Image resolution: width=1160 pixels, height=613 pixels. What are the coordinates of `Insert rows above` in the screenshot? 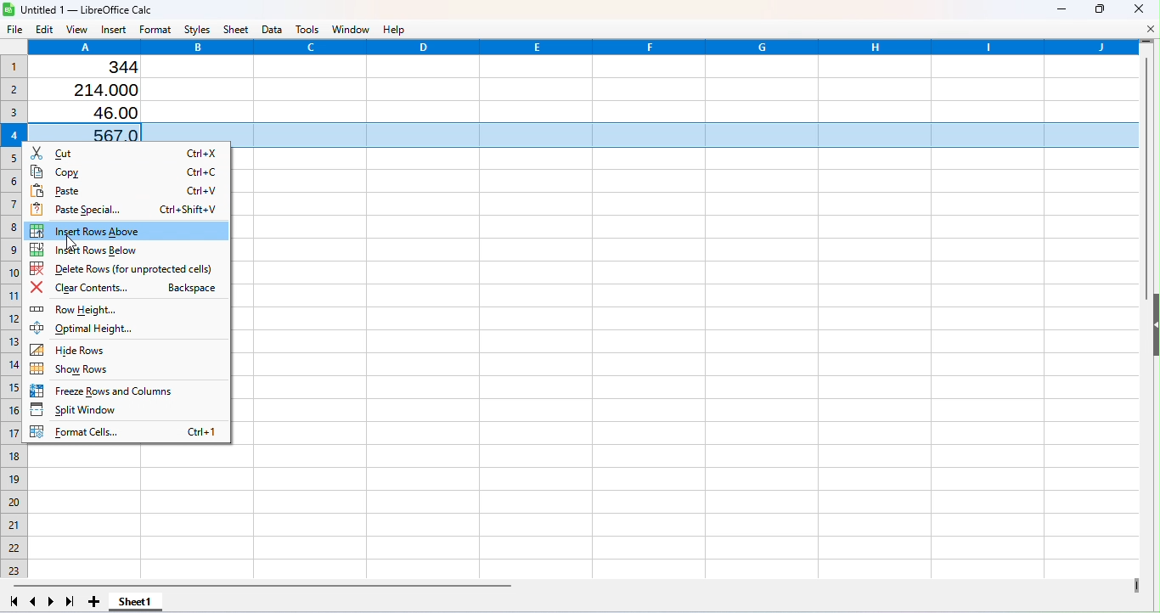 It's located at (127, 231).